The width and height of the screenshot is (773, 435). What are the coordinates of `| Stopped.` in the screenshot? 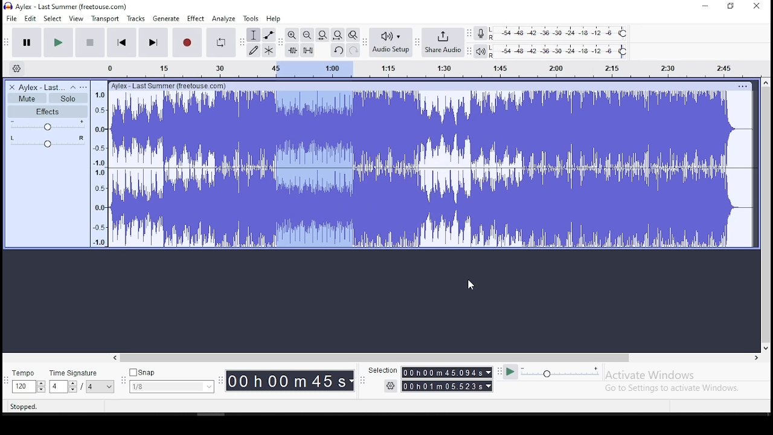 It's located at (19, 406).